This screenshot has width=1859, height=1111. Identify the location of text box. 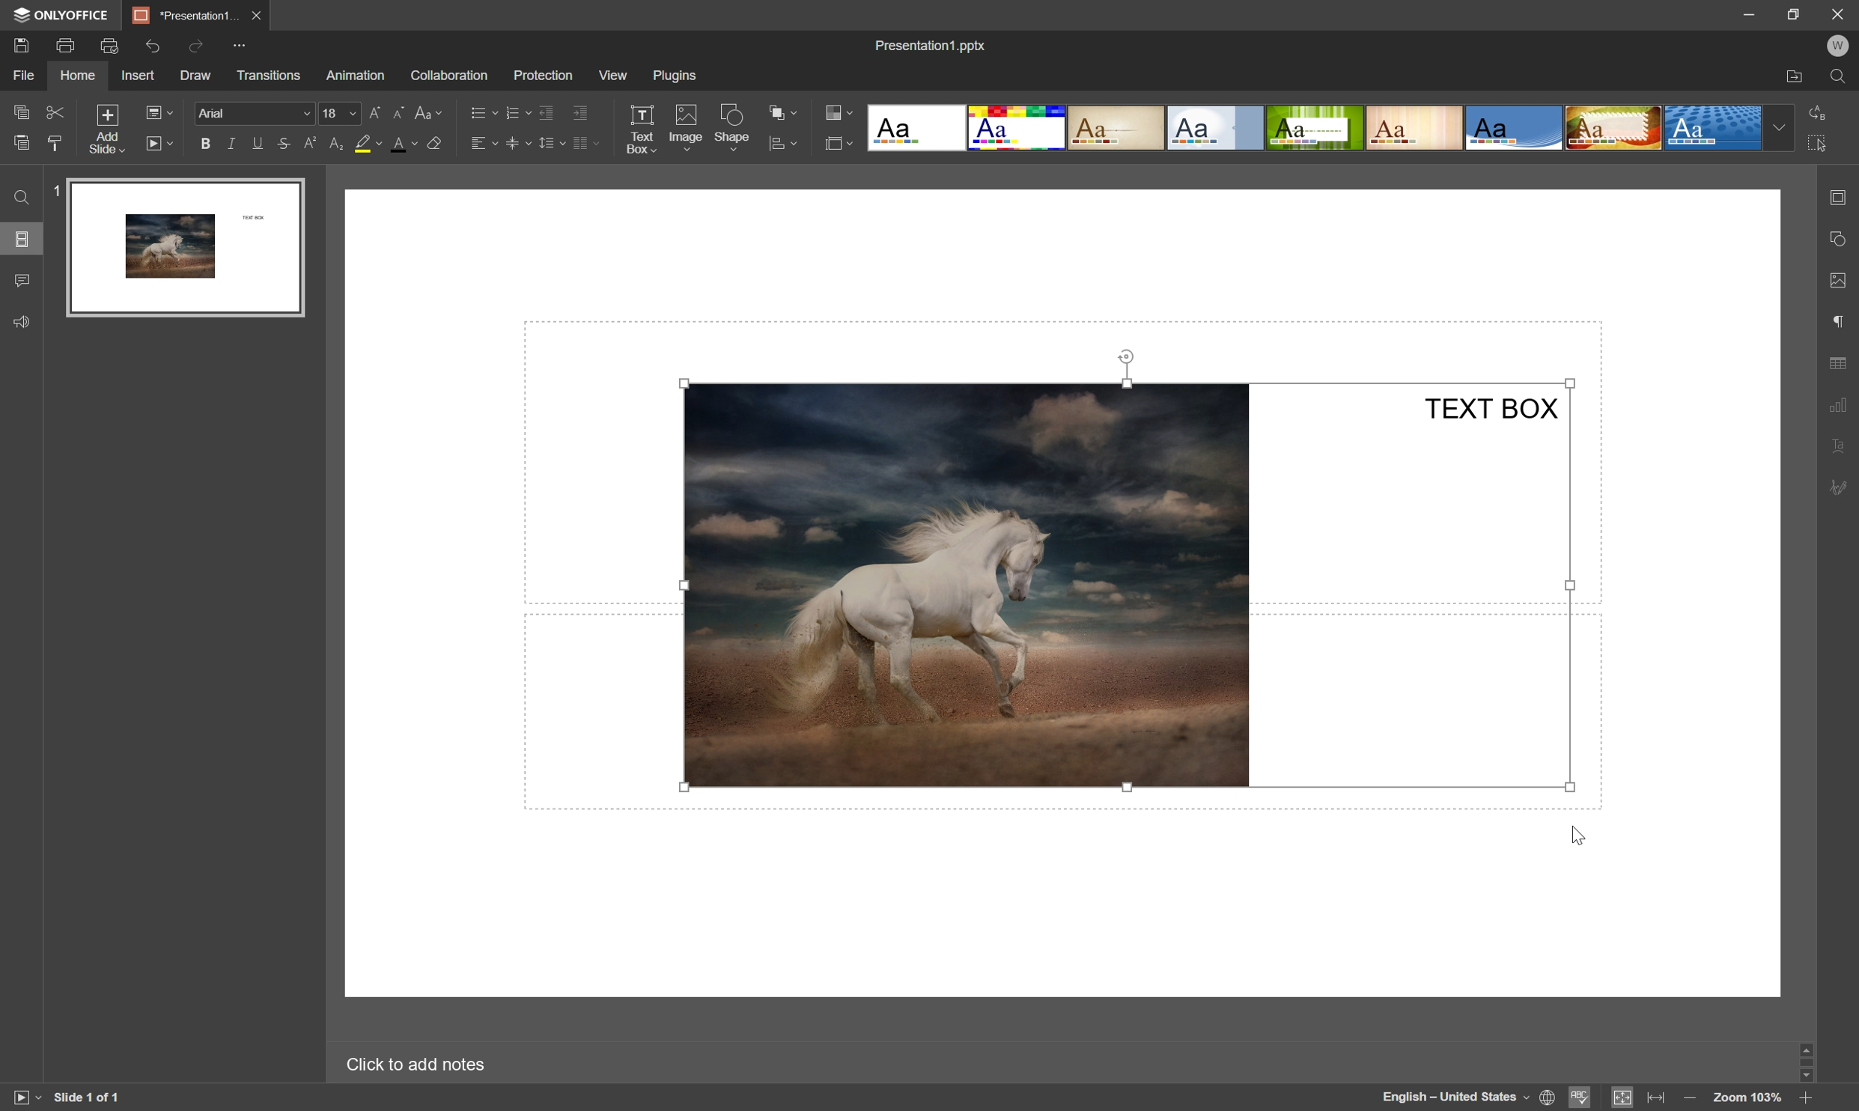
(642, 130).